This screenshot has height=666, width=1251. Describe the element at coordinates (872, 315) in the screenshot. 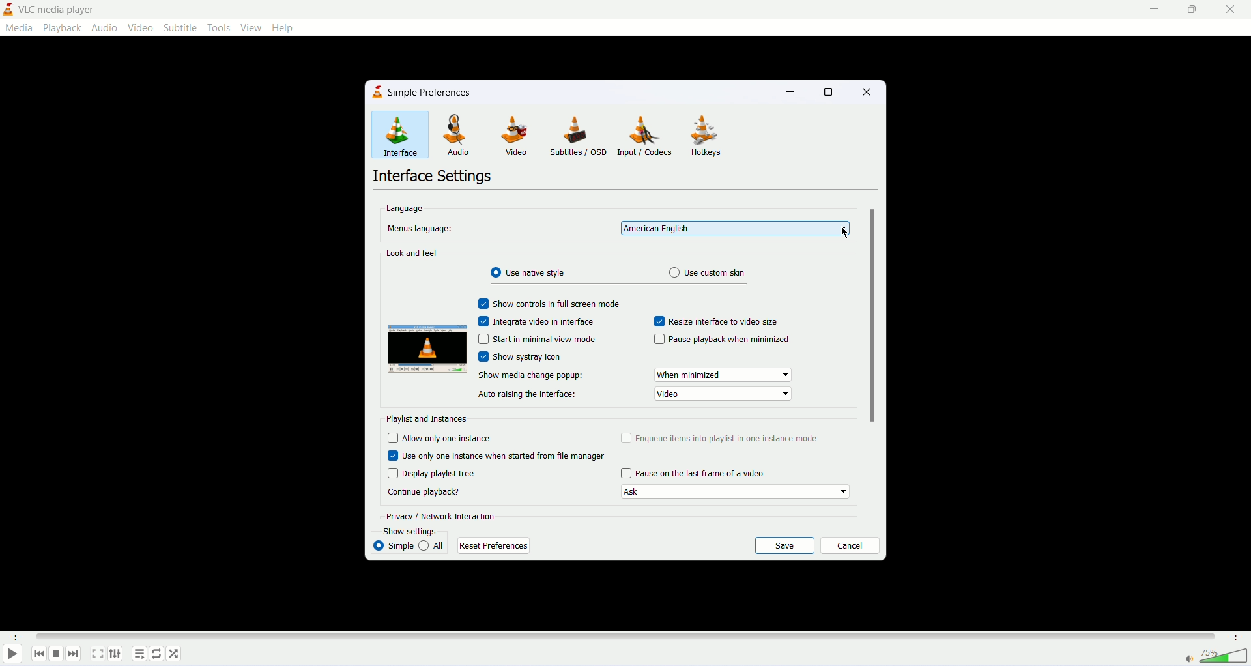

I see `vertical scroll bar` at that location.